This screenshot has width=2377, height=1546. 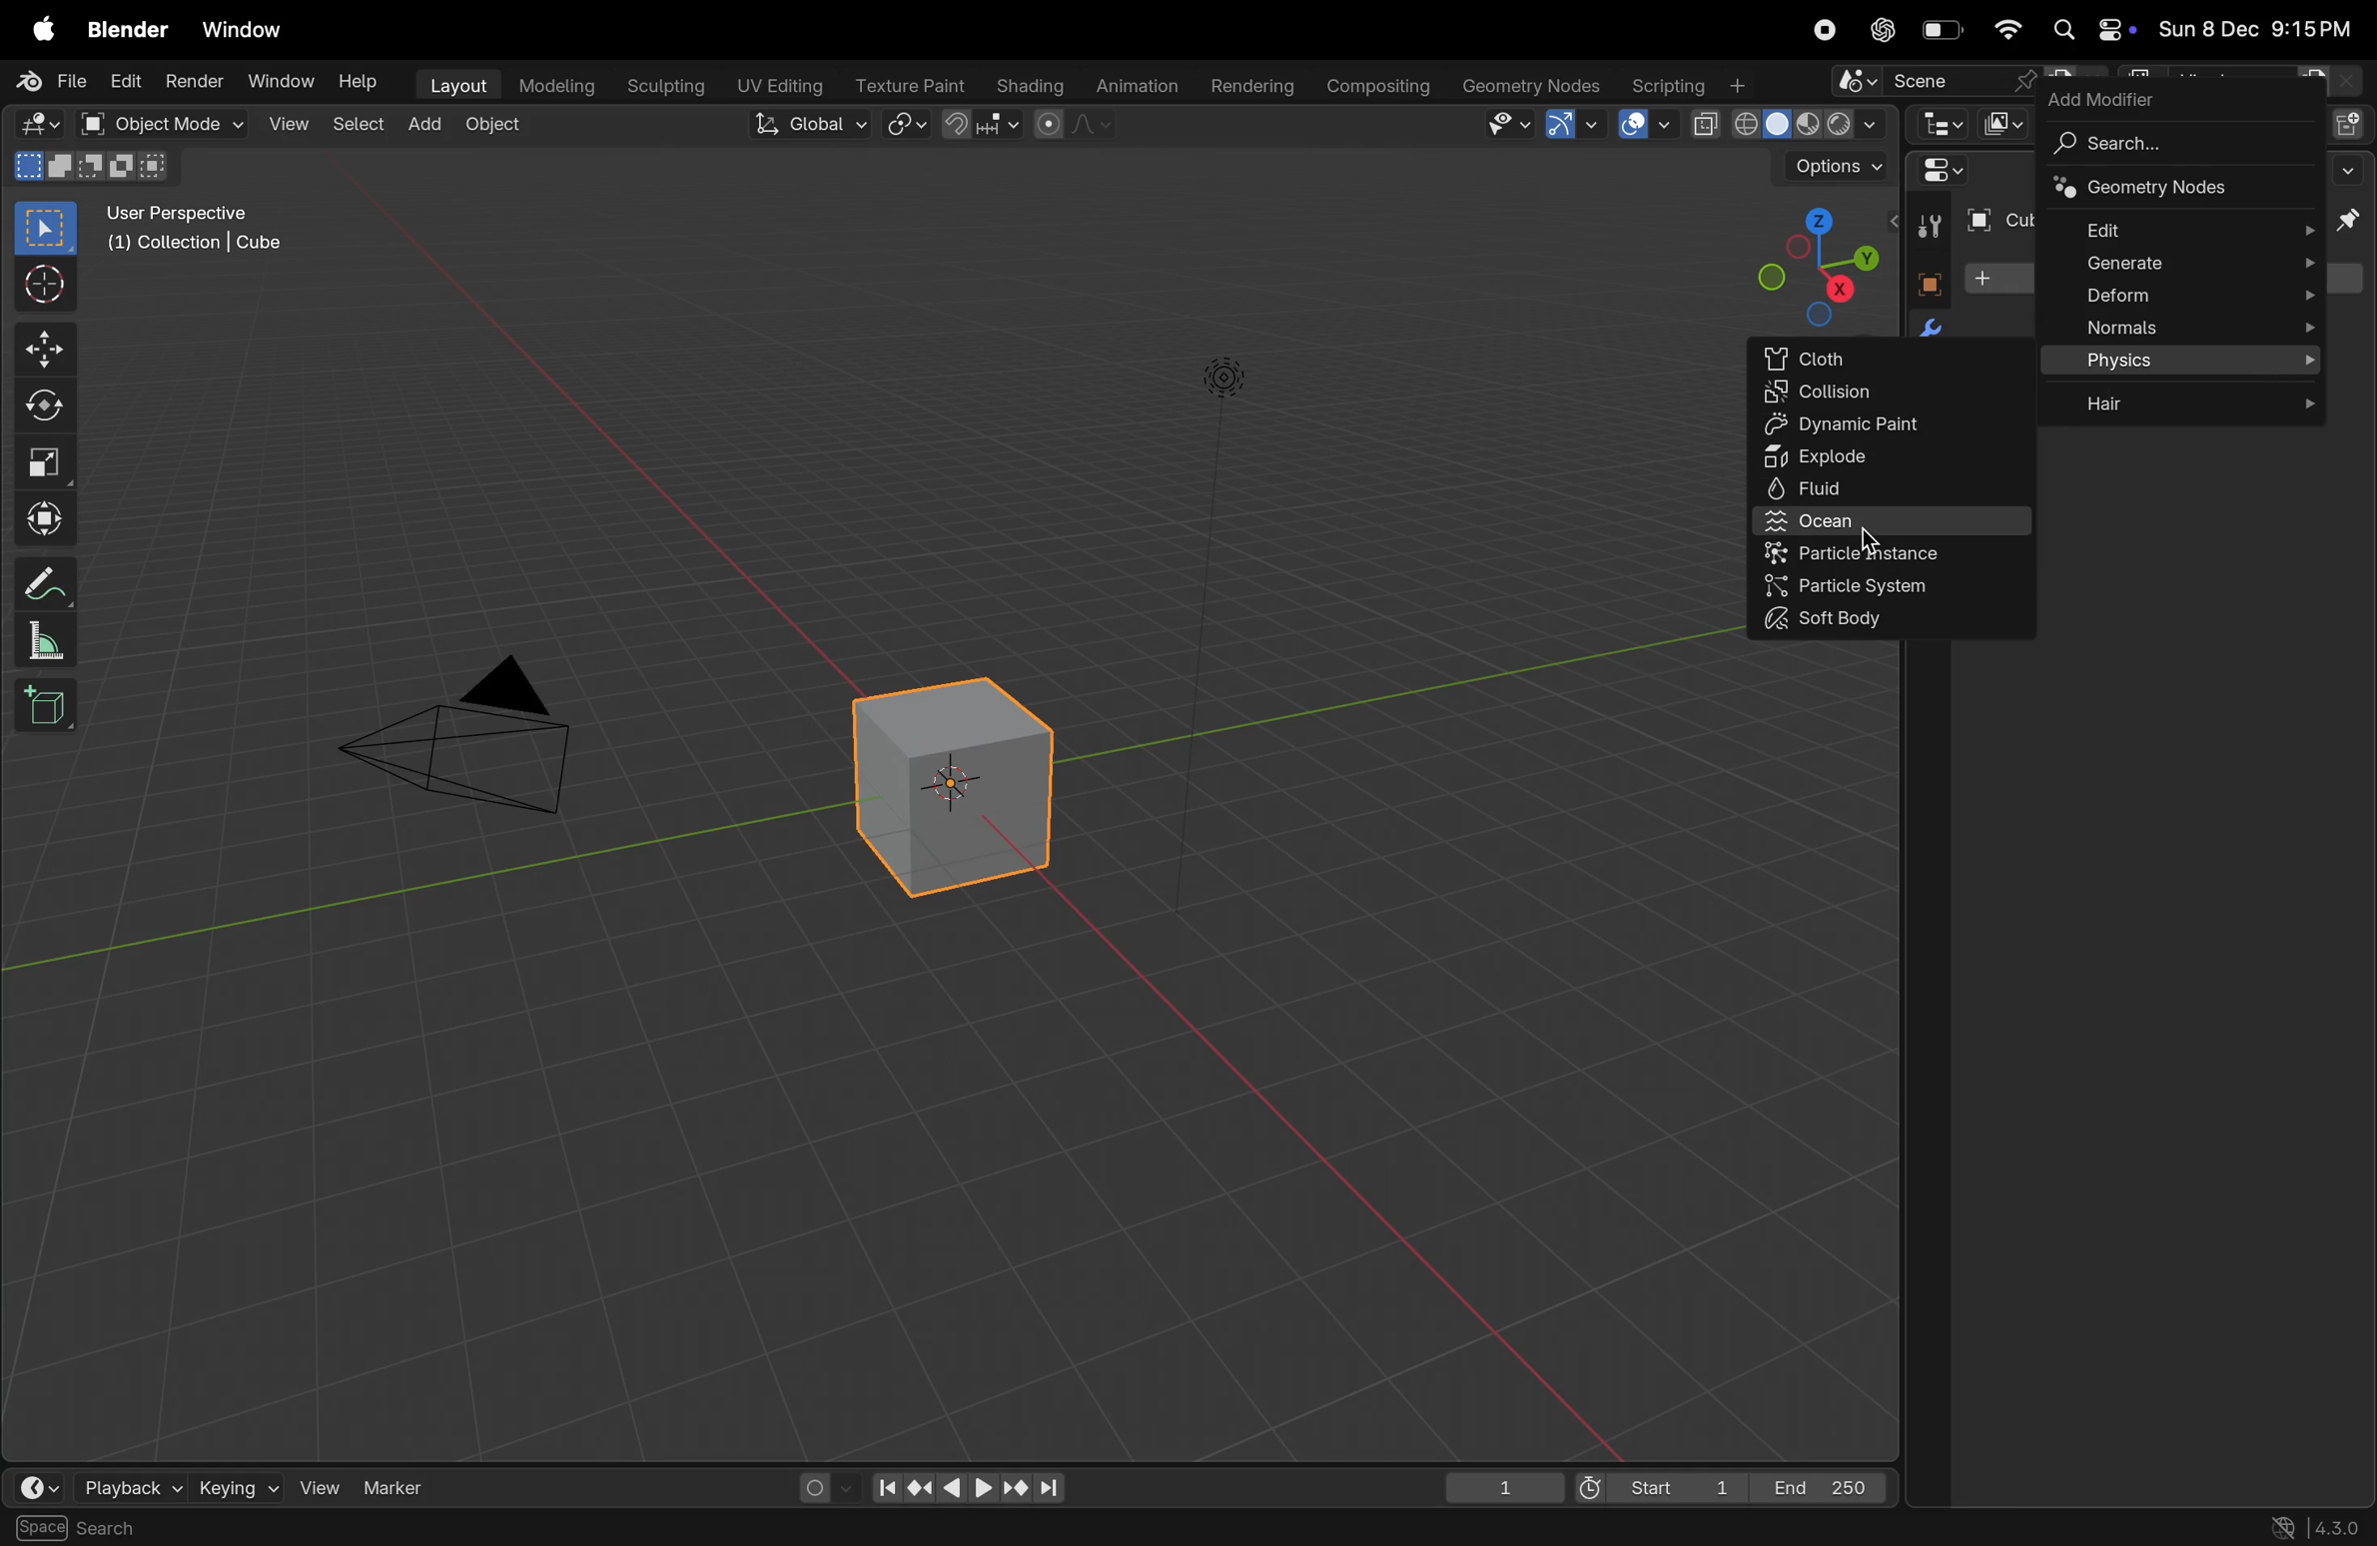 What do you see at coordinates (1505, 1487) in the screenshot?
I see `1` at bounding box center [1505, 1487].